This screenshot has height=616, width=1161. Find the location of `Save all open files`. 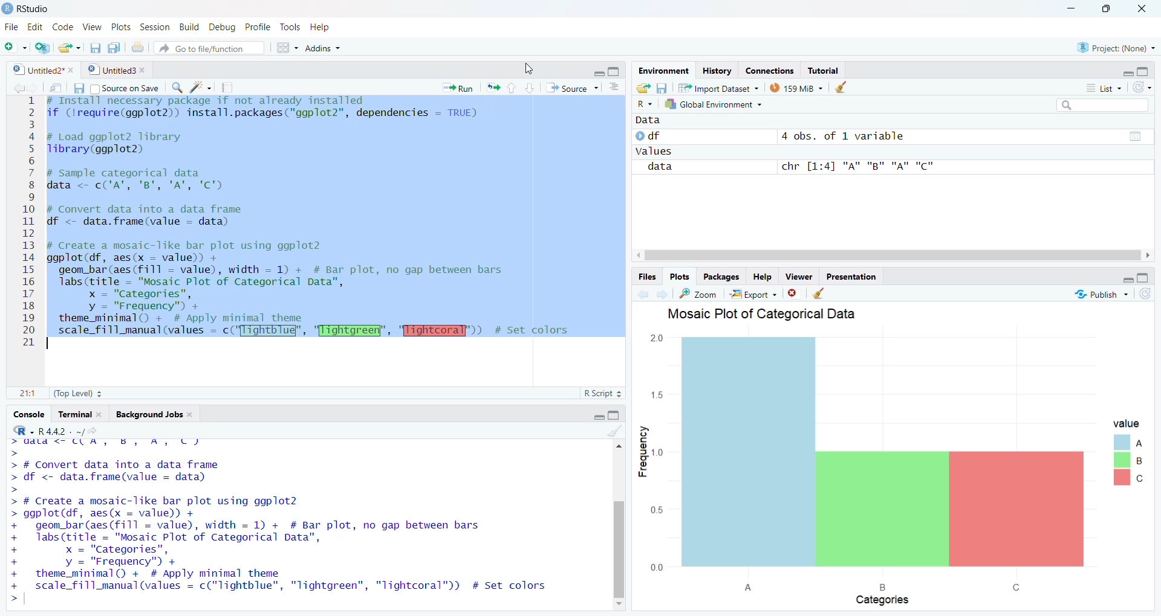

Save all open files is located at coordinates (115, 48).